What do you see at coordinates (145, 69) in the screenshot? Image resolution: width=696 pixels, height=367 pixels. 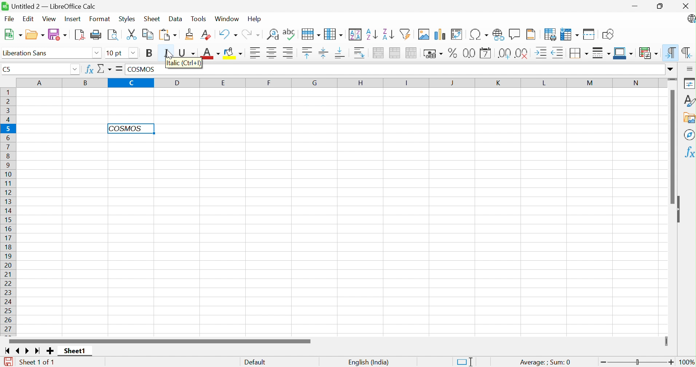 I see `COSMOS` at bounding box center [145, 69].